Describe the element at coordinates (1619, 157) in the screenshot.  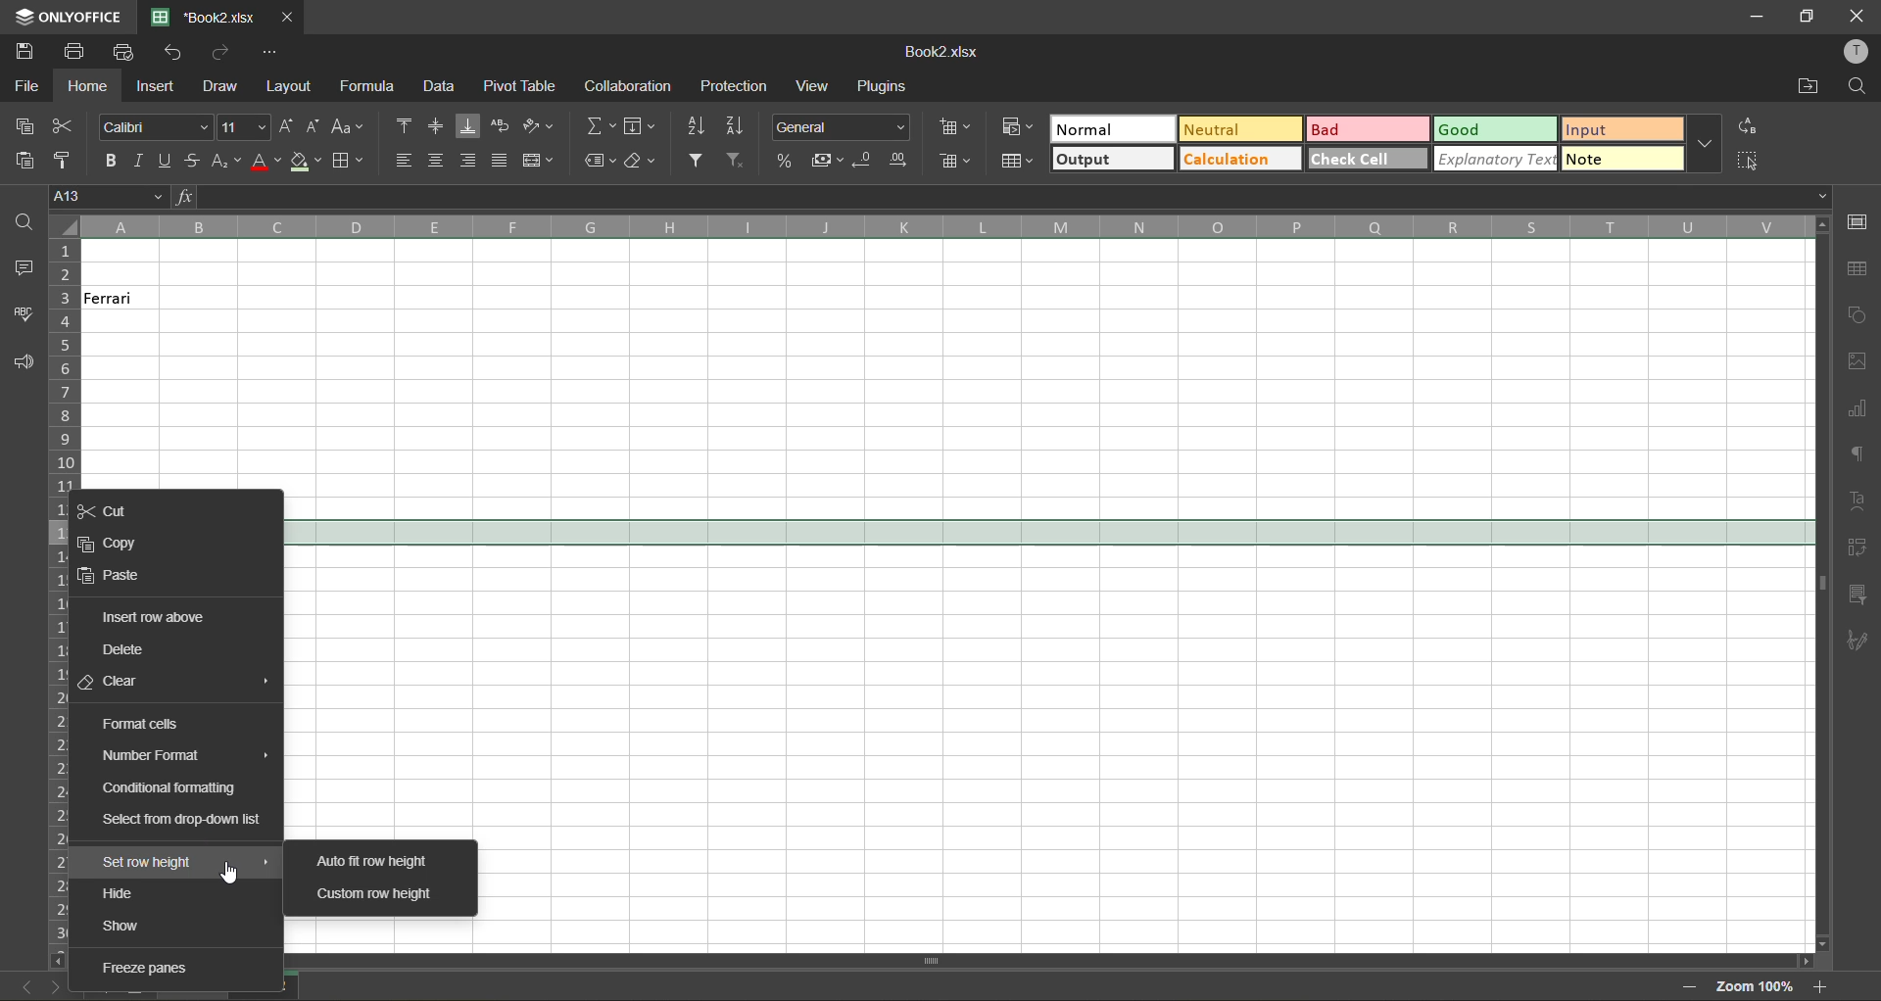
I see `note` at that location.